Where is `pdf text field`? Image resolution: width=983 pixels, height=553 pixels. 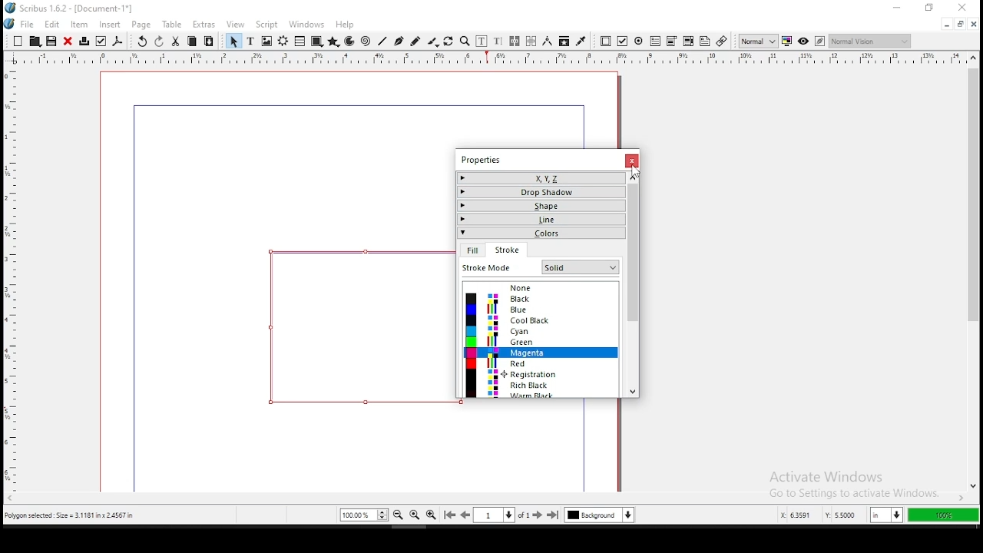
pdf text field is located at coordinates (656, 41).